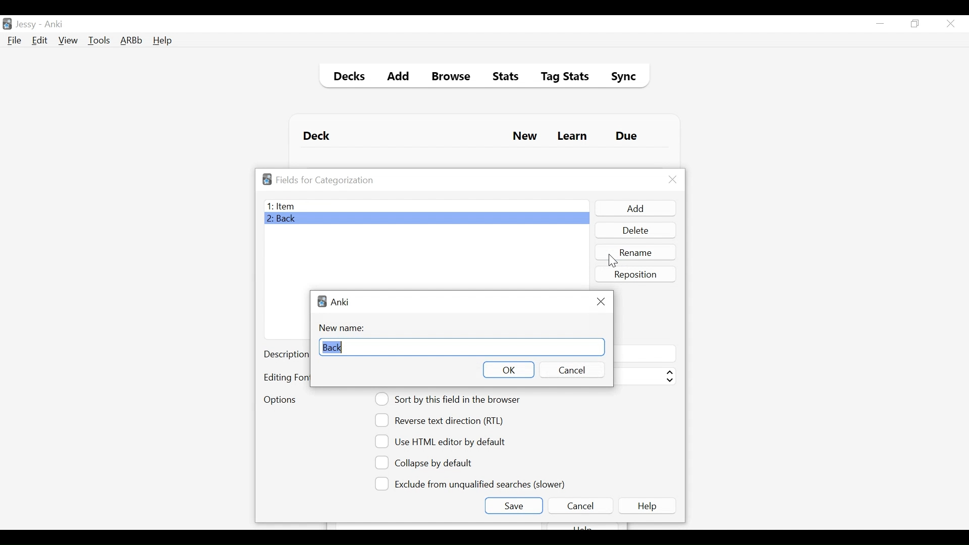 The image size is (969, 545). Describe the element at coordinates (525, 137) in the screenshot. I see `New` at that location.